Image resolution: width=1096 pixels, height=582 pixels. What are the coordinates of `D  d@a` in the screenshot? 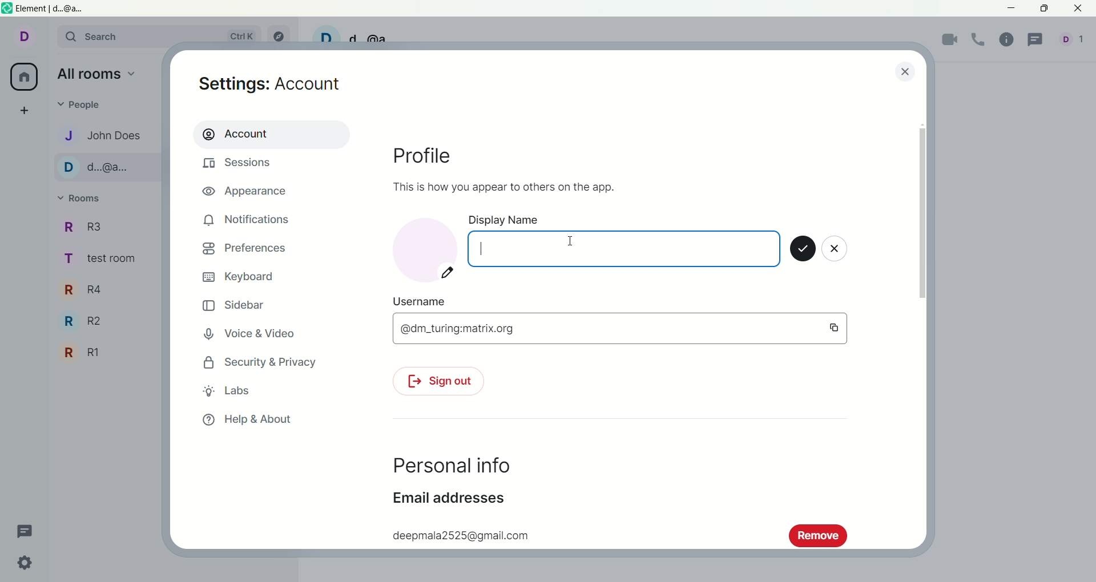 It's located at (358, 32).